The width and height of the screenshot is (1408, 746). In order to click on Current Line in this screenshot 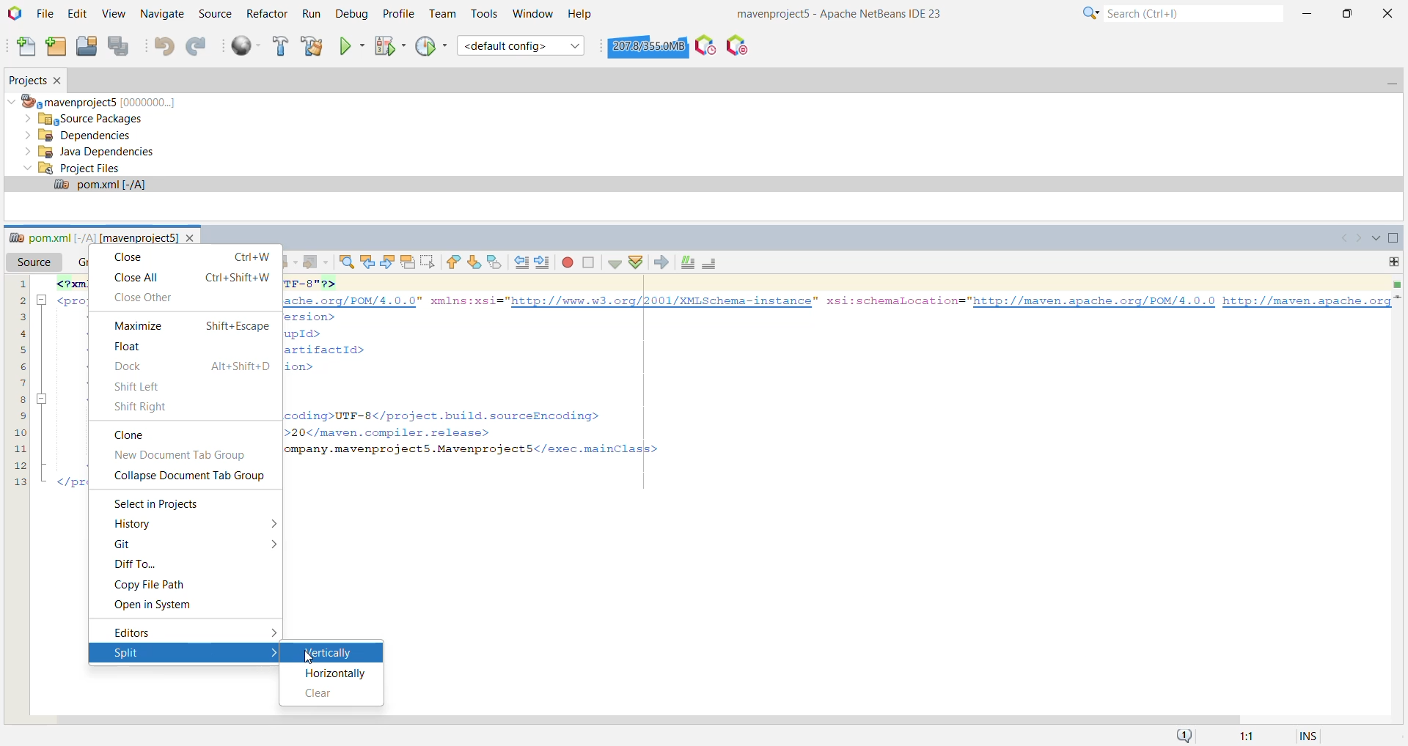, I will do `click(1399, 298)`.